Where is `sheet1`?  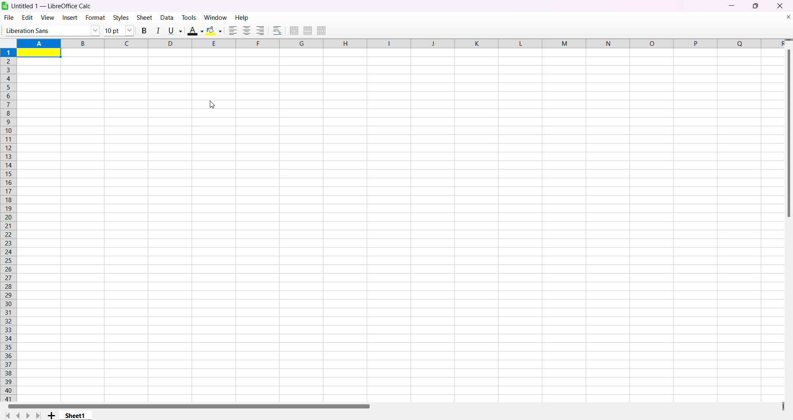
sheet1 is located at coordinates (76, 416).